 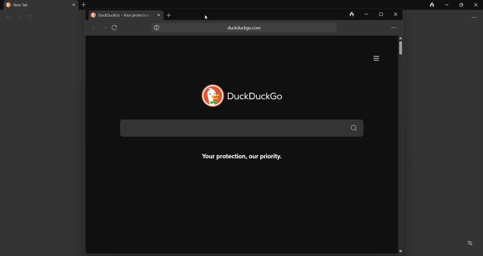 I want to click on New Tab, so click(x=24, y=6).